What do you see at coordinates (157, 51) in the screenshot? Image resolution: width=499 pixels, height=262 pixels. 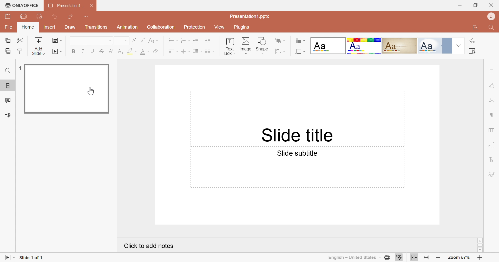 I see `Clear style` at bounding box center [157, 51].